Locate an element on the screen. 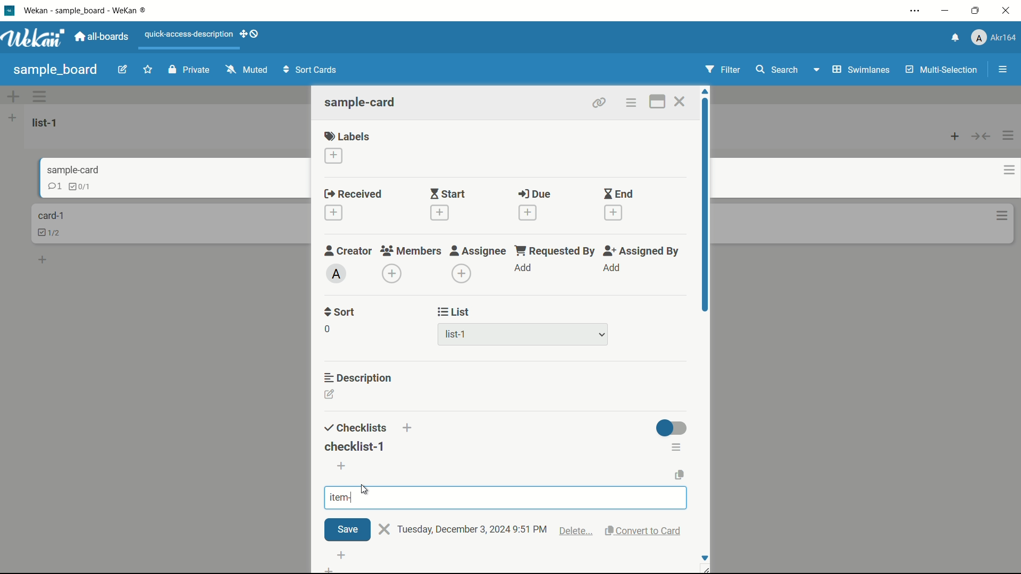 The image size is (1021, 574). copy link to clipboard is located at coordinates (599, 103).